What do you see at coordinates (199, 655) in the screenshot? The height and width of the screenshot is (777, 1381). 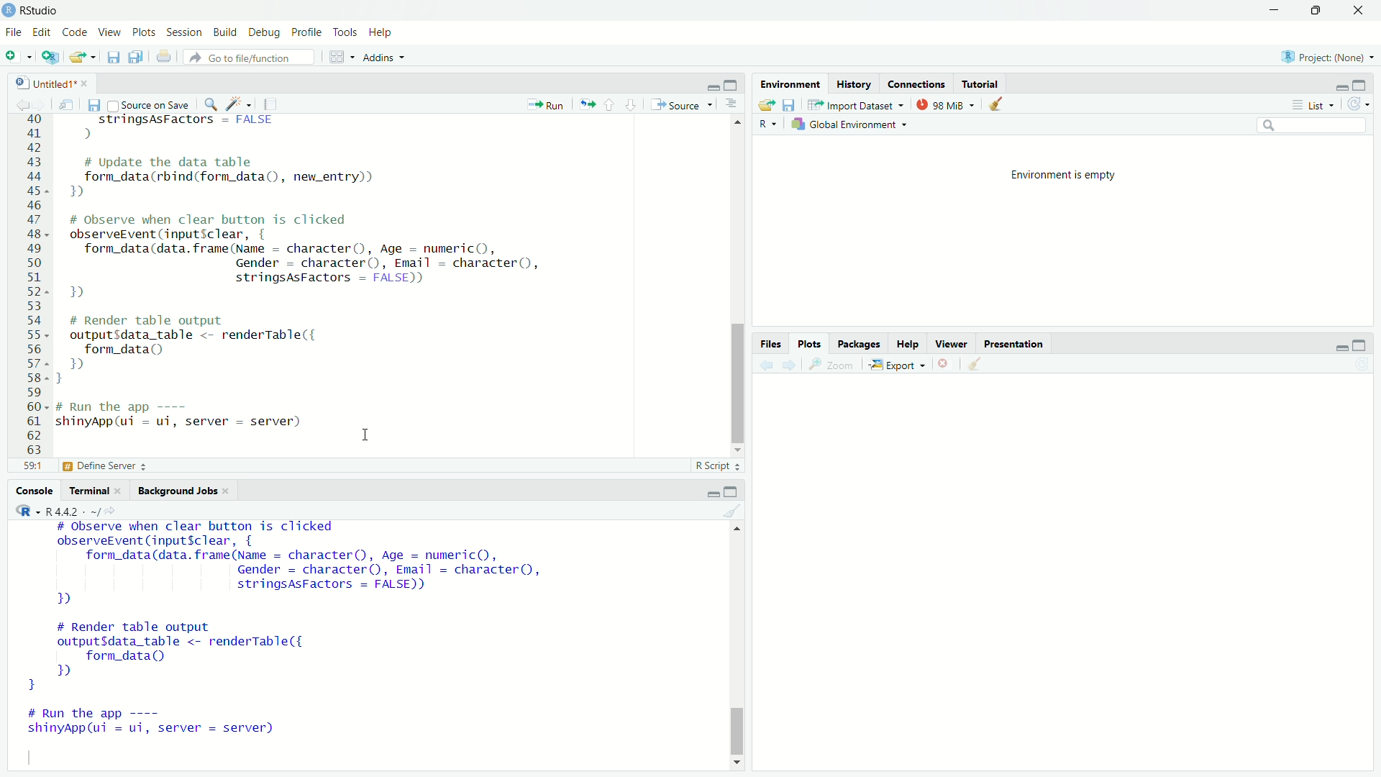 I see `code to render table output` at bounding box center [199, 655].